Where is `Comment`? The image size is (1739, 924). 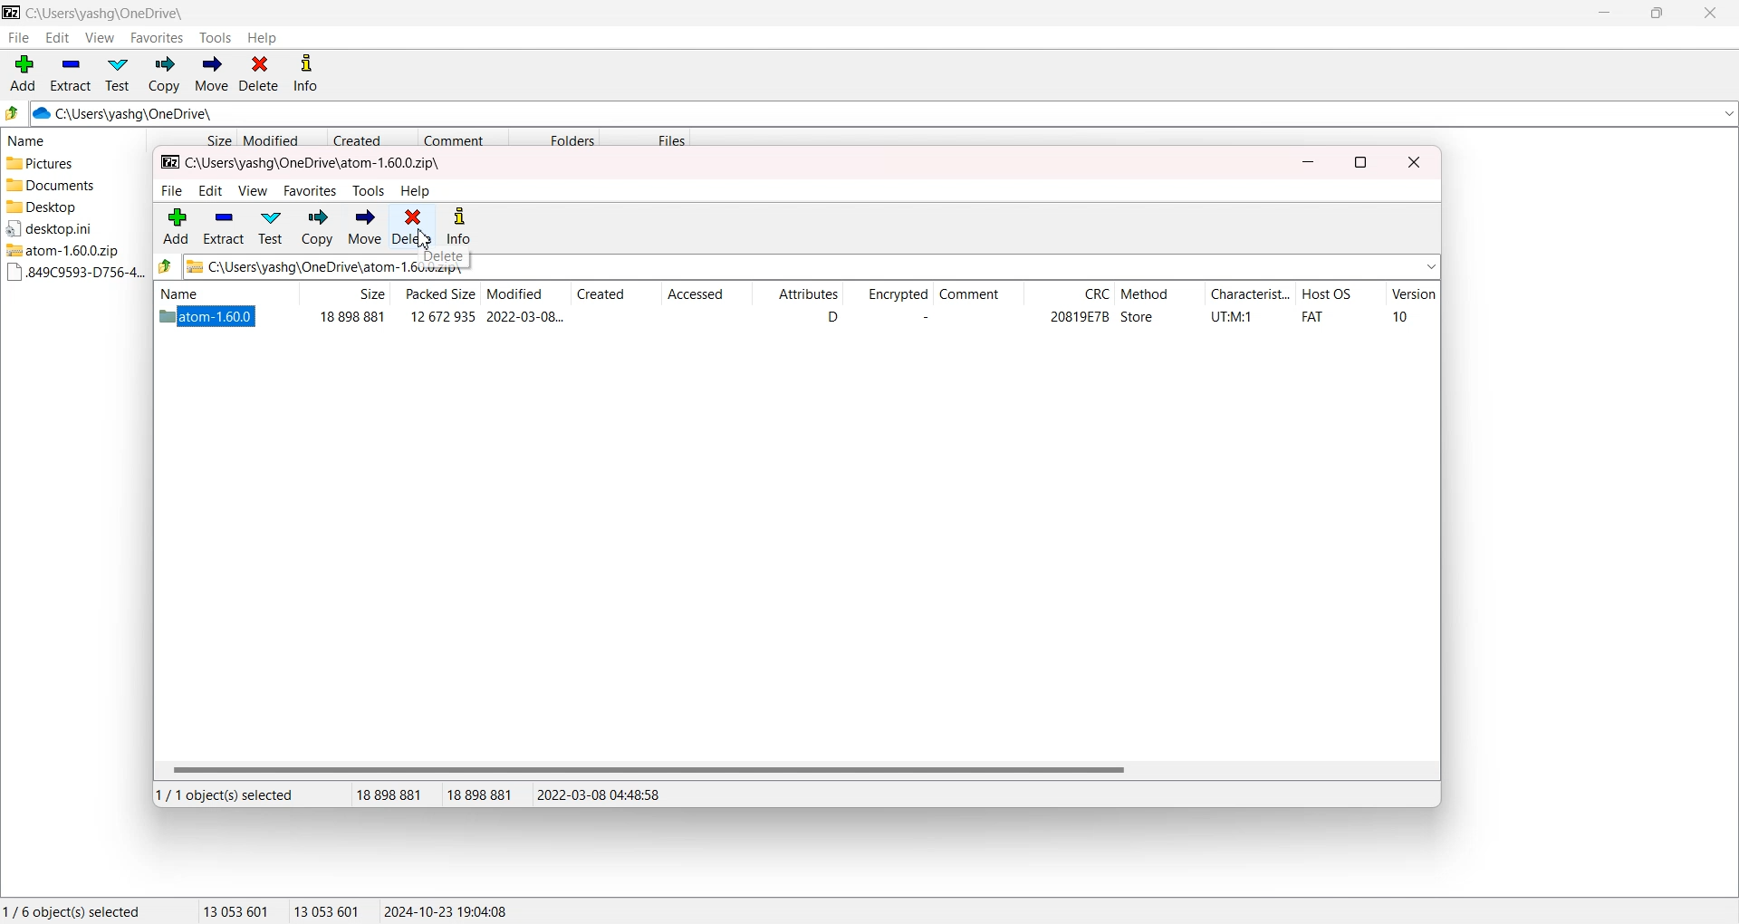
Comment is located at coordinates (976, 295).